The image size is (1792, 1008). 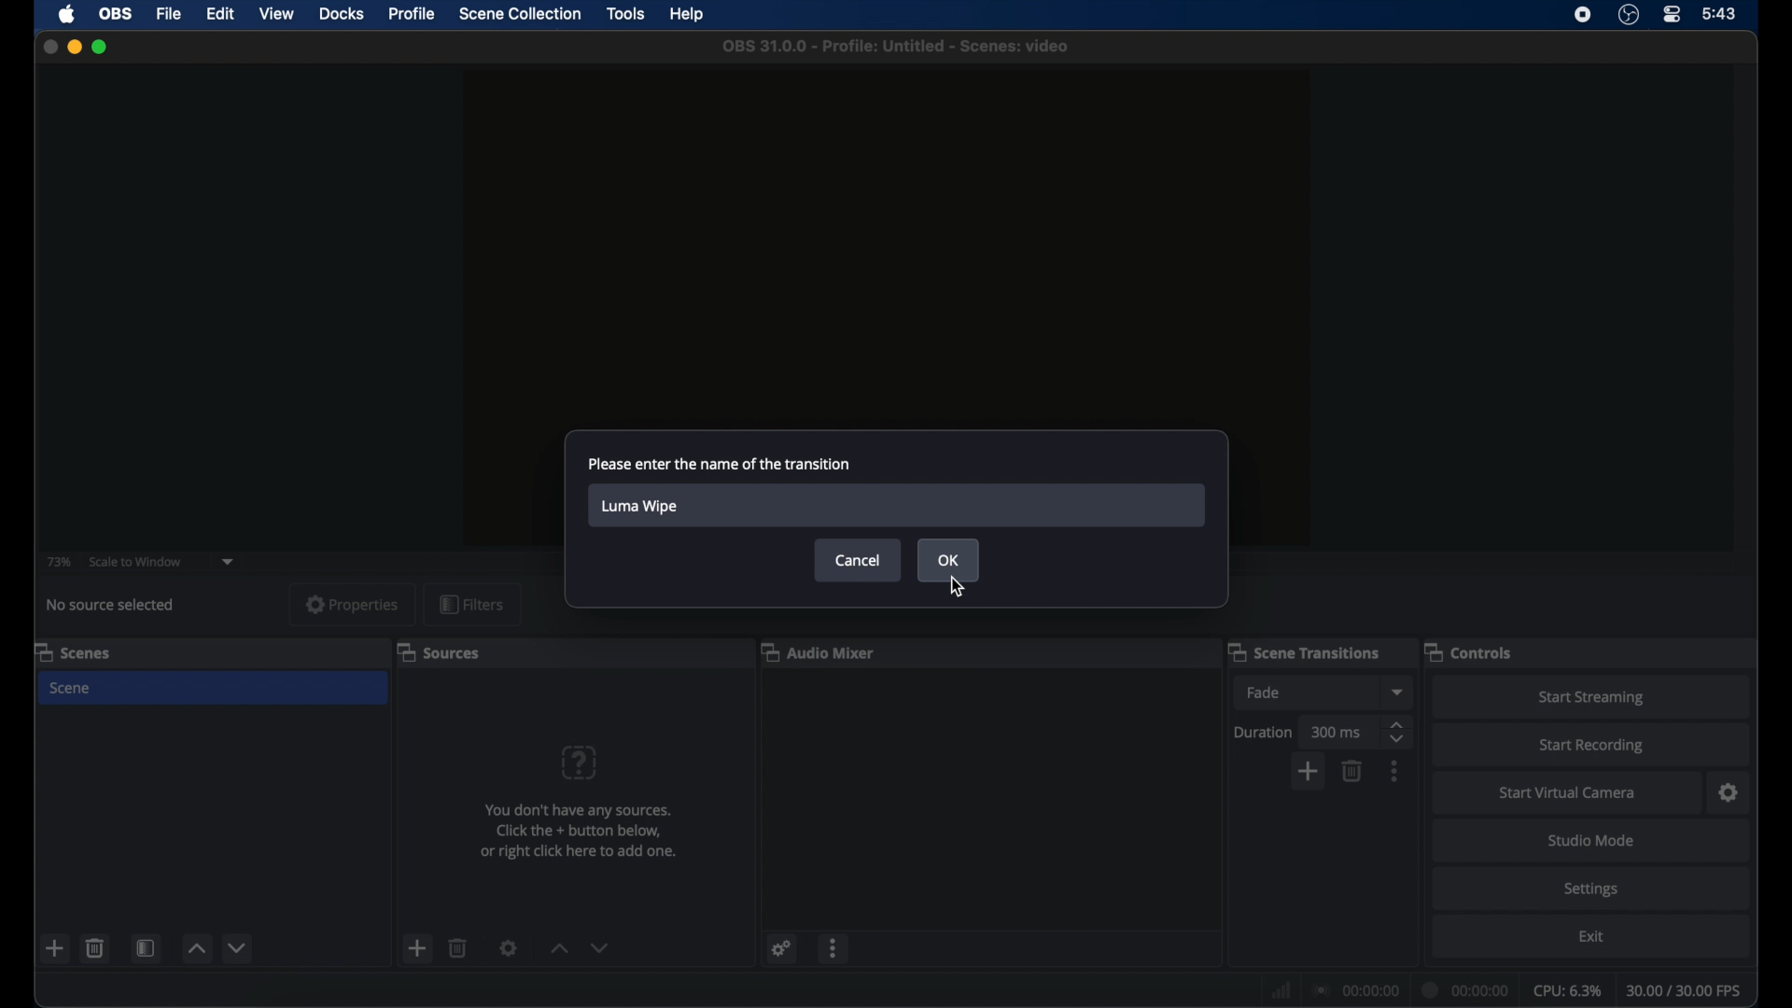 I want to click on more options, so click(x=835, y=947).